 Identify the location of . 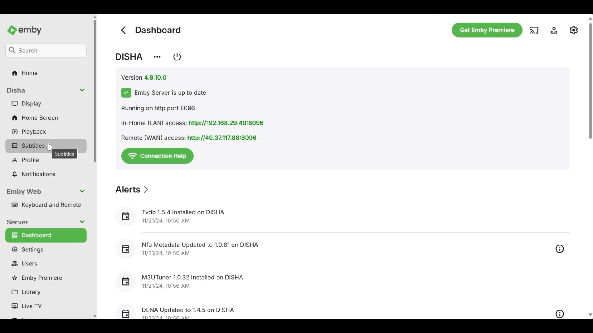
(555, 30).